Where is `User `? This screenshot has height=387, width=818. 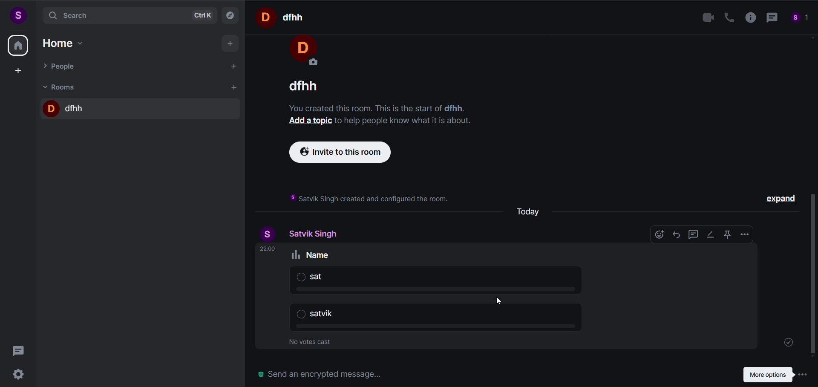 User  is located at coordinates (302, 51).